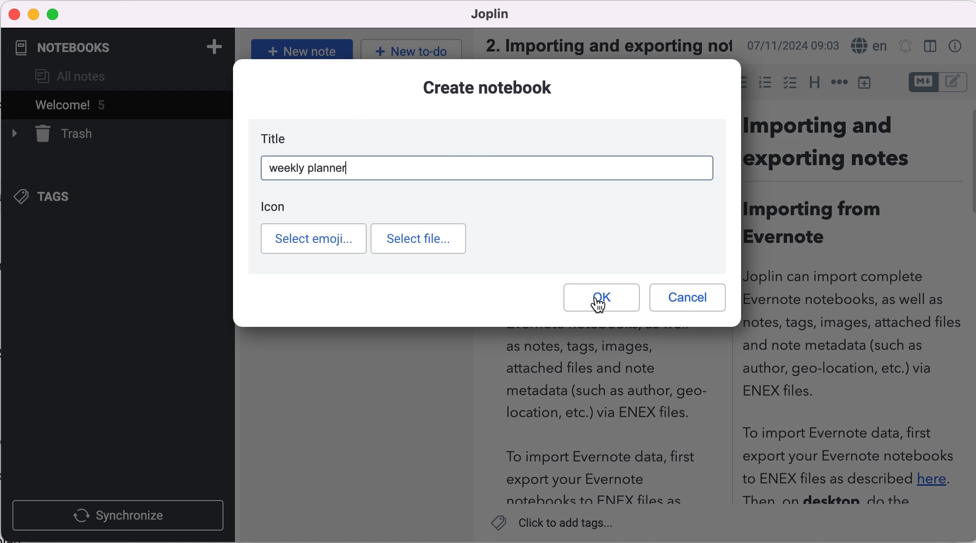 The height and width of the screenshot is (543, 976). Describe the element at coordinates (280, 138) in the screenshot. I see `title` at that location.